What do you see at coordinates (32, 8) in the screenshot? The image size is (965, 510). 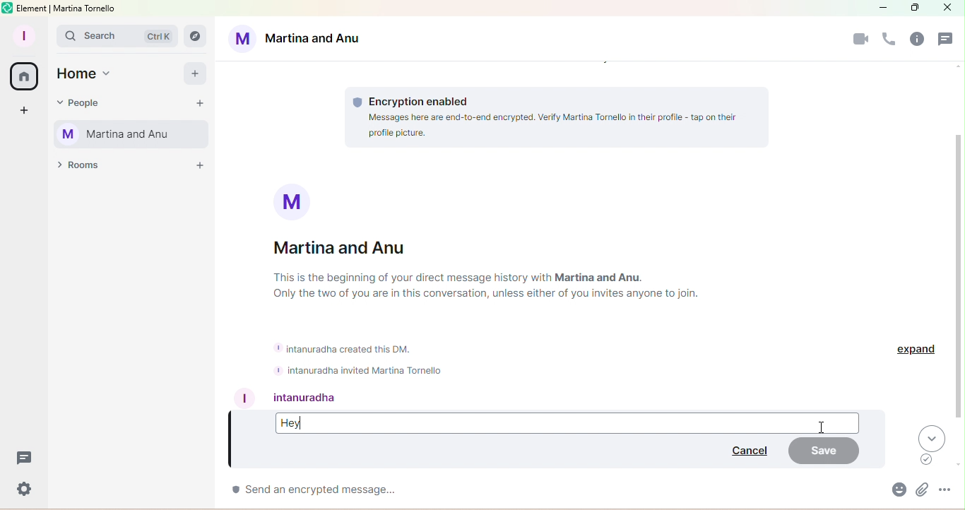 I see `element` at bounding box center [32, 8].